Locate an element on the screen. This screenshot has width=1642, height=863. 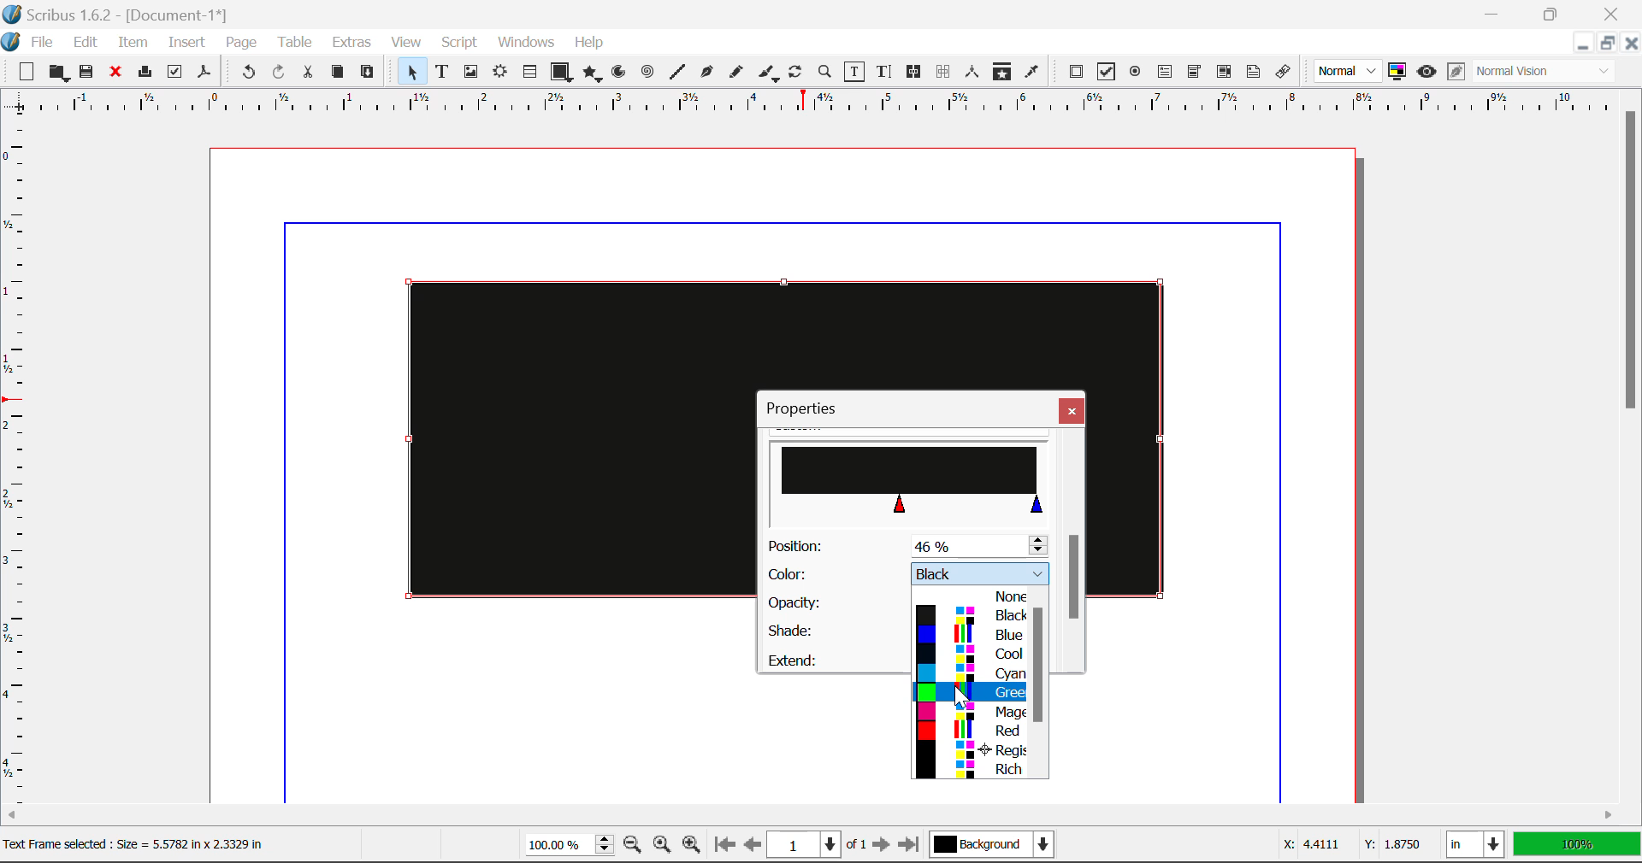
Close is located at coordinates (1615, 12).